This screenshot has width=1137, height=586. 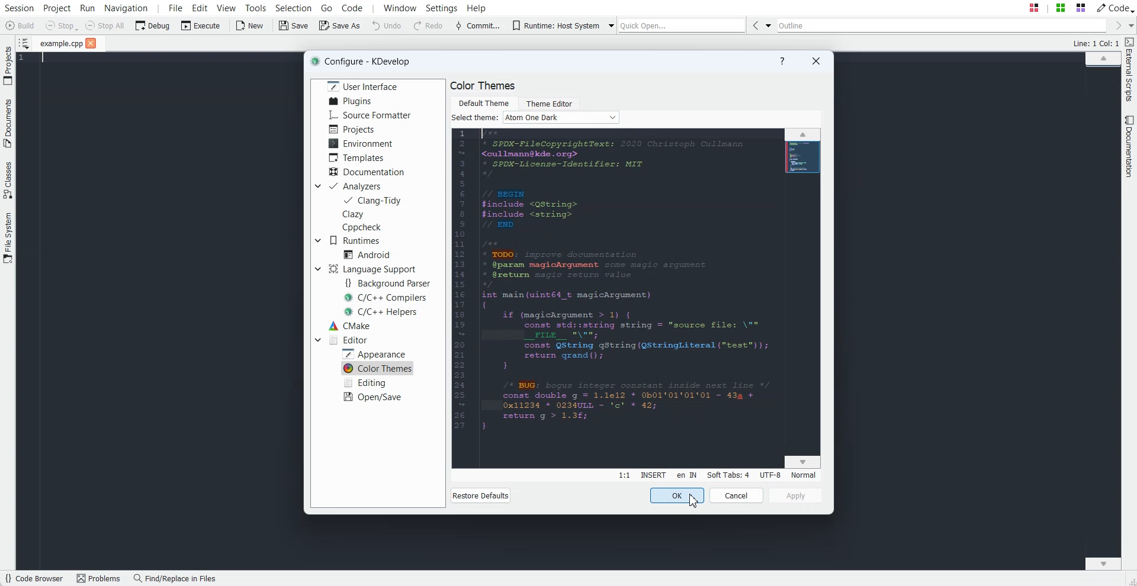 I want to click on Drop down box, so click(x=767, y=25).